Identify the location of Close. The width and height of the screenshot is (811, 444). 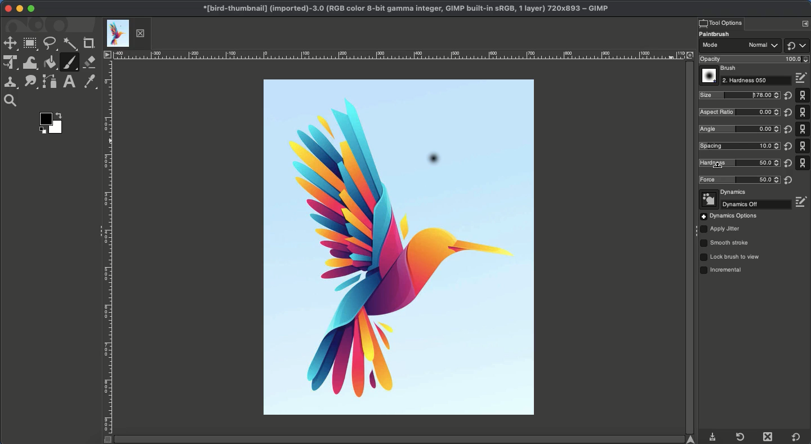
(8, 9).